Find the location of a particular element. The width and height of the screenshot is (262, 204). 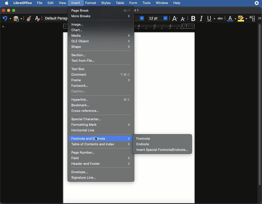

form is located at coordinates (133, 3).